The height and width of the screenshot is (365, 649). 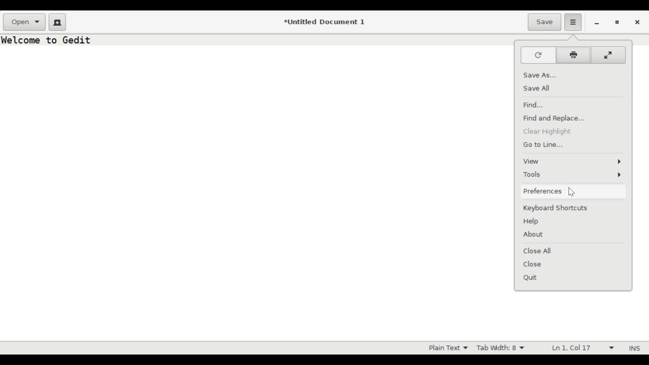 I want to click on Save, so click(x=544, y=22).